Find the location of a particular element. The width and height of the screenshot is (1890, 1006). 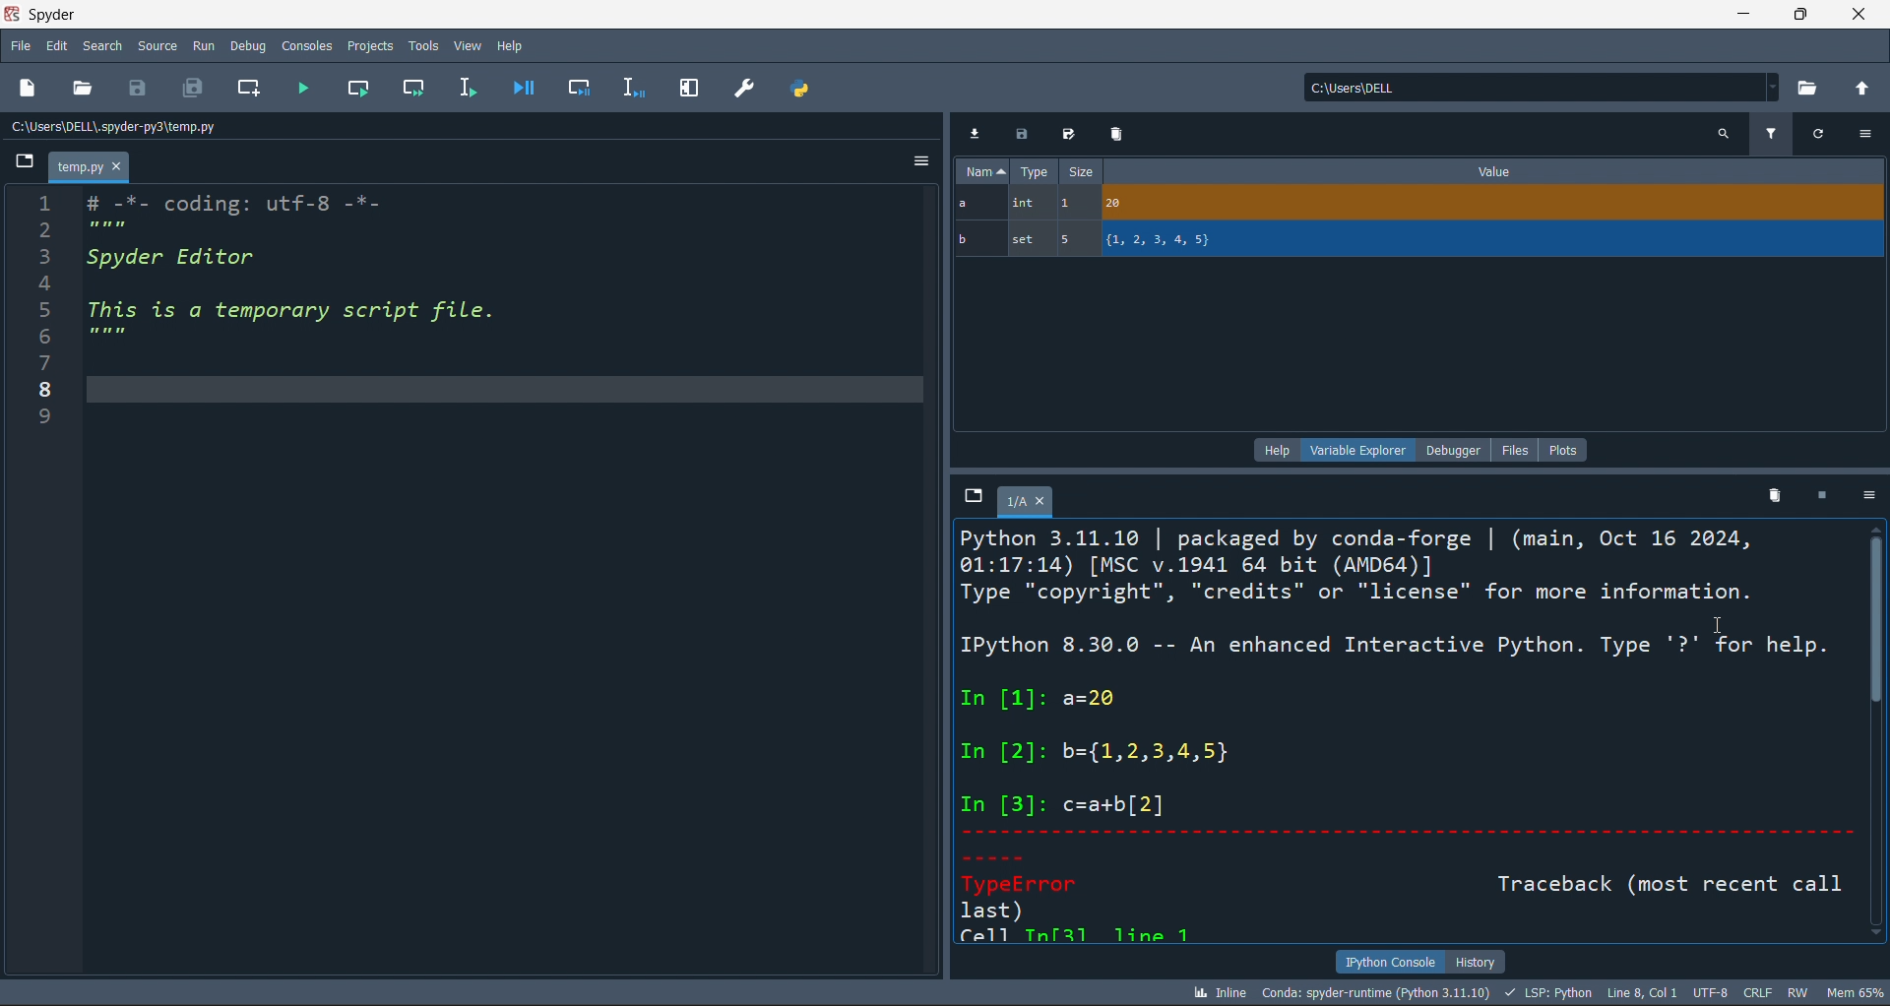

filter is located at coordinates (1770, 132).